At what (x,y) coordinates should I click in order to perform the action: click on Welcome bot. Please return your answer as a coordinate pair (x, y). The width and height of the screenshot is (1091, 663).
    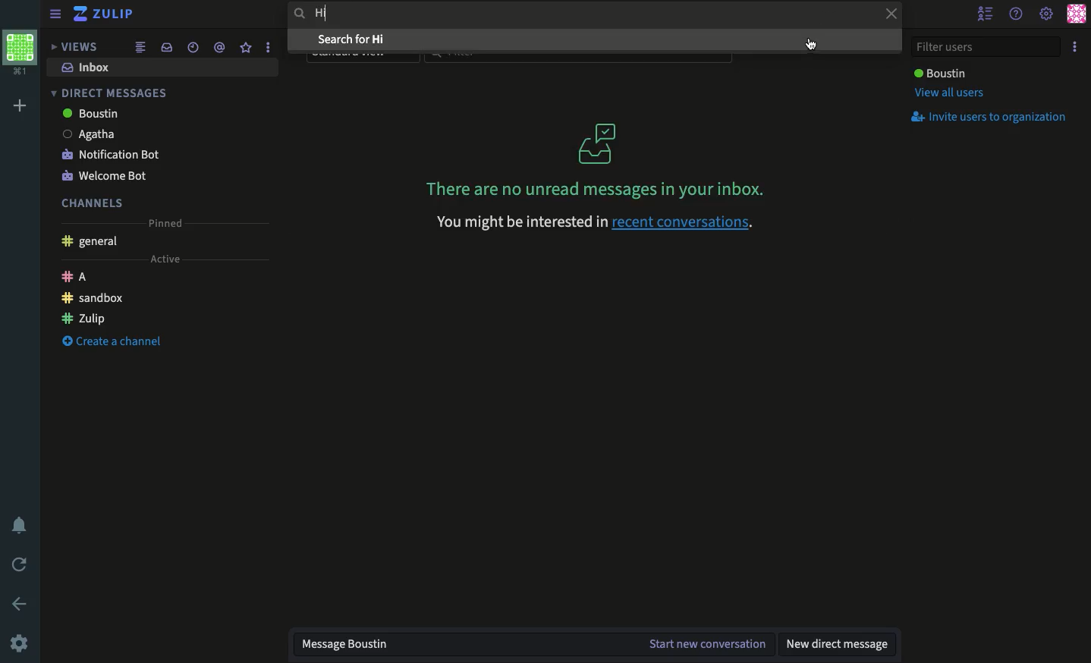
    Looking at the image, I should click on (107, 178).